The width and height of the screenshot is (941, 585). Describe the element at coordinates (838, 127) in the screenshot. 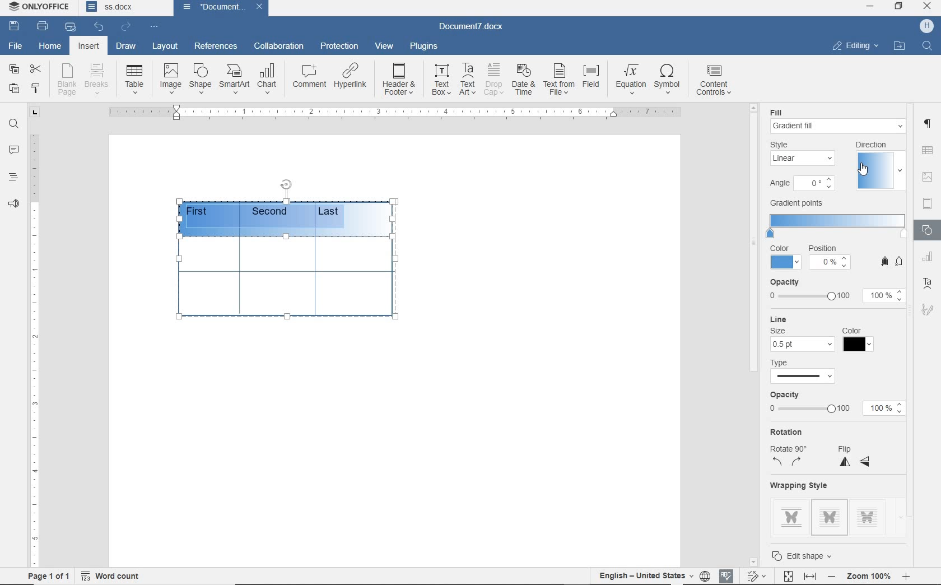

I see `gradient fill` at that location.